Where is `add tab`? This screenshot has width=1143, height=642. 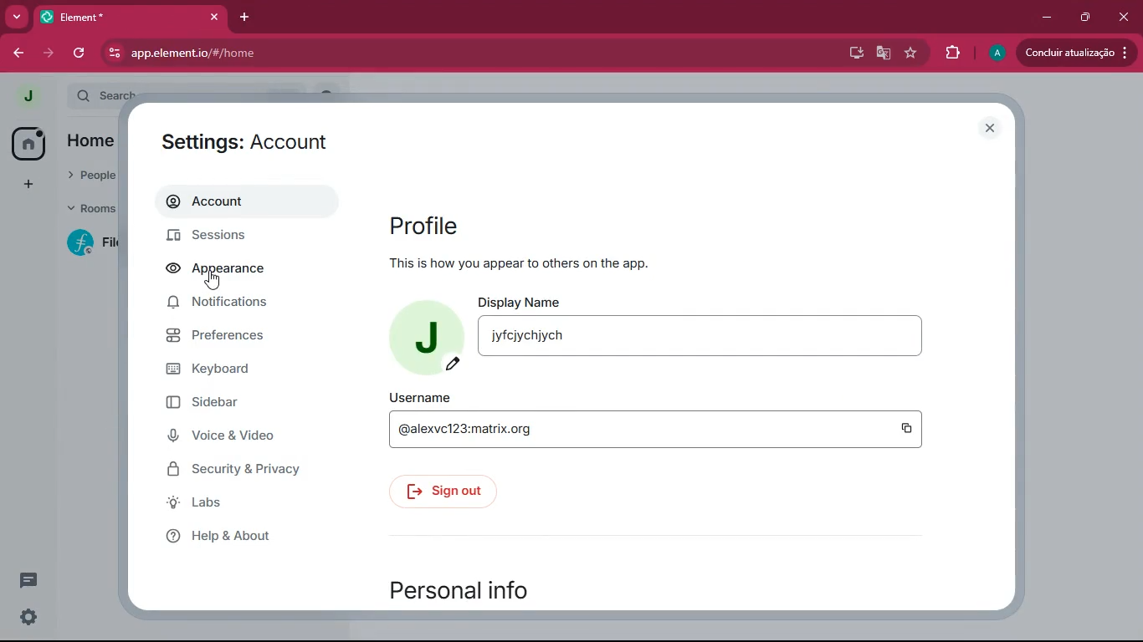 add tab is located at coordinates (249, 19).